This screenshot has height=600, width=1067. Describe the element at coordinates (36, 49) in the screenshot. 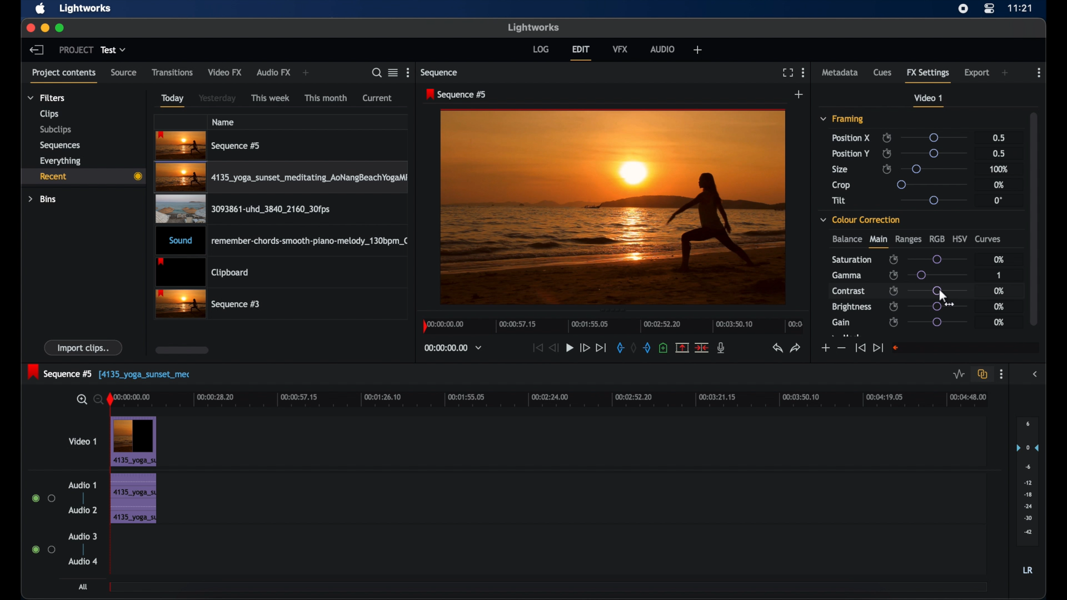

I see `back` at that location.